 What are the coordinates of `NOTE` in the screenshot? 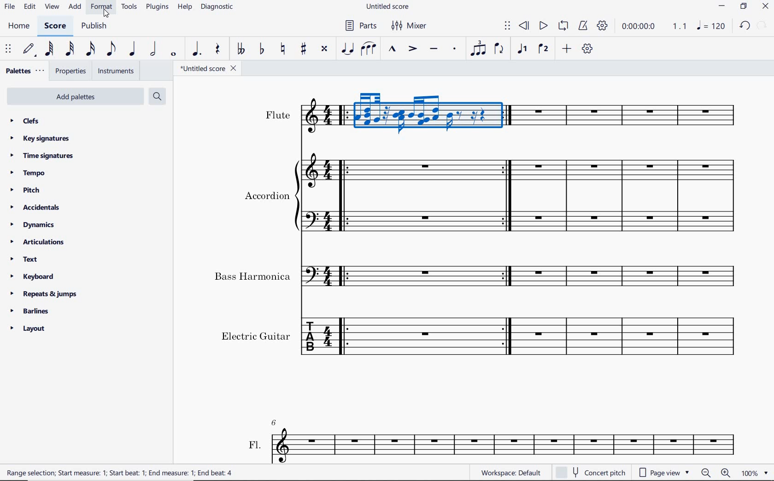 It's located at (711, 25).